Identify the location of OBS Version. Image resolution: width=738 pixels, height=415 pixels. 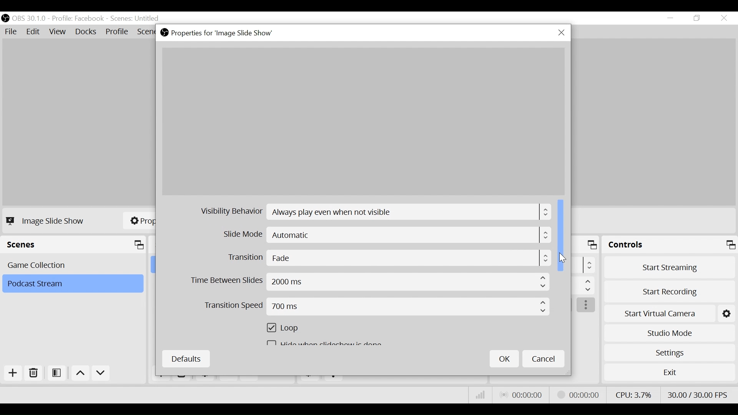
(30, 18).